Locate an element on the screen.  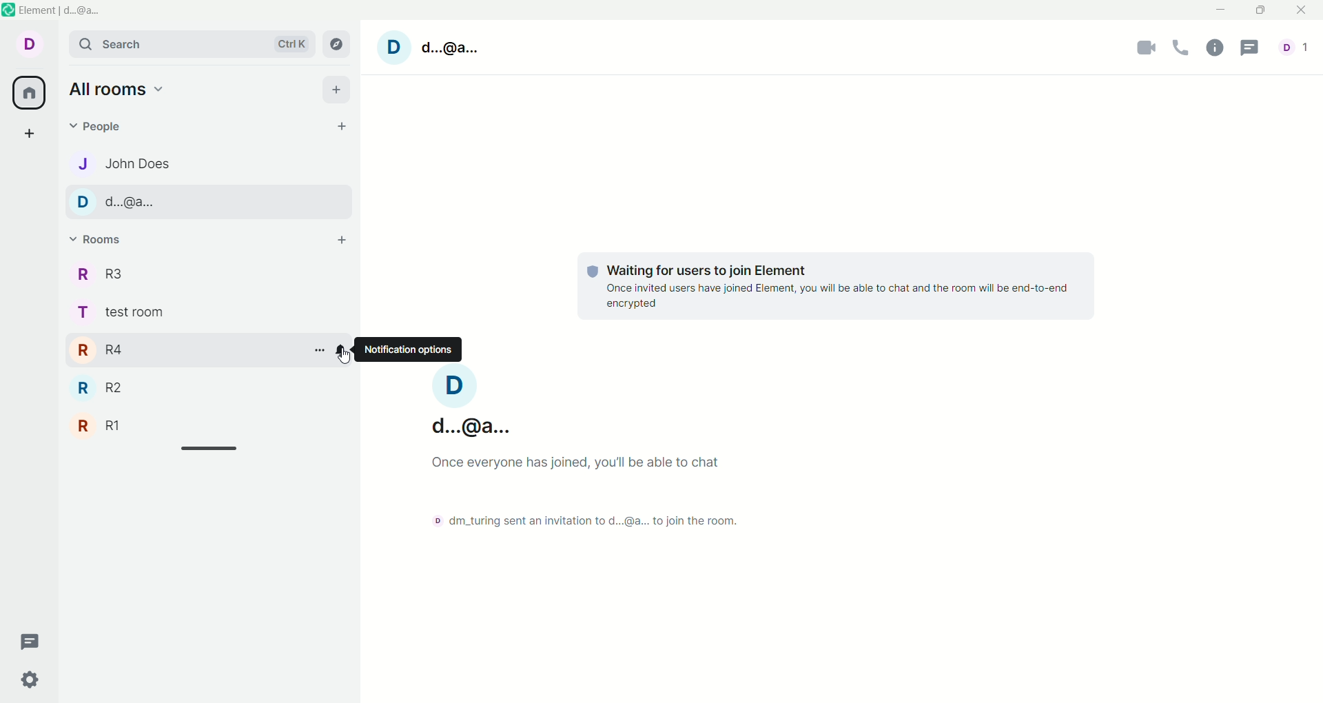
Once invited users have joined Element, you will be able to chat and the room will be end-to-end encrypted is located at coordinates (837, 296).